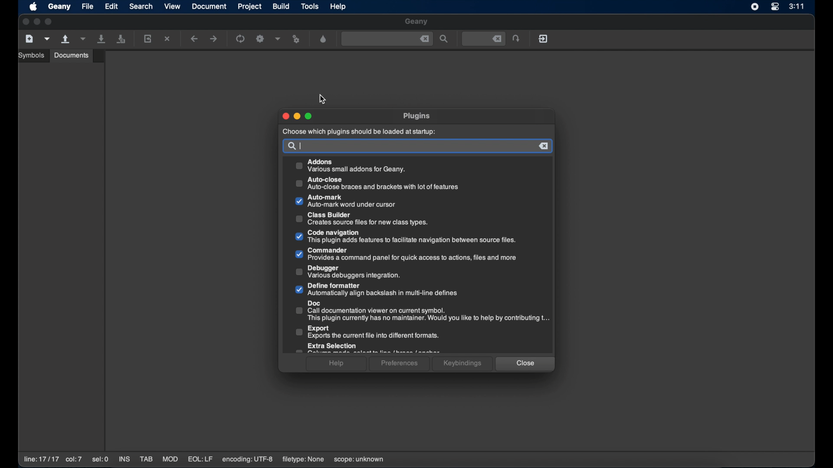 Image resolution: width=833 pixels, height=468 pixels. What do you see at coordinates (141, 6) in the screenshot?
I see `search` at bounding box center [141, 6].